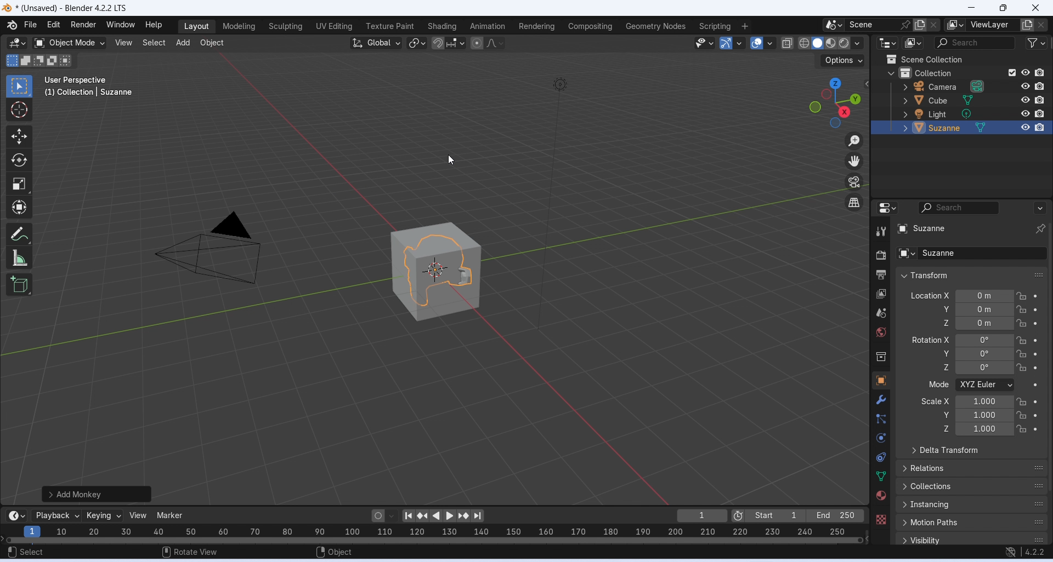 The width and height of the screenshot is (1053, 562). Describe the element at coordinates (20, 284) in the screenshot. I see `add cube` at that location.